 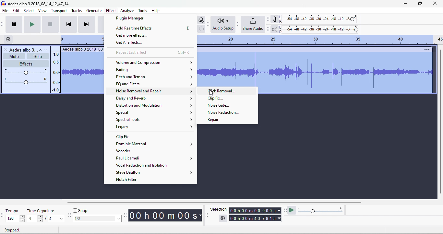 What do you see at coordinates (218, 209) in the screenshot?
I see `selection` at bounding box center [218, 209].